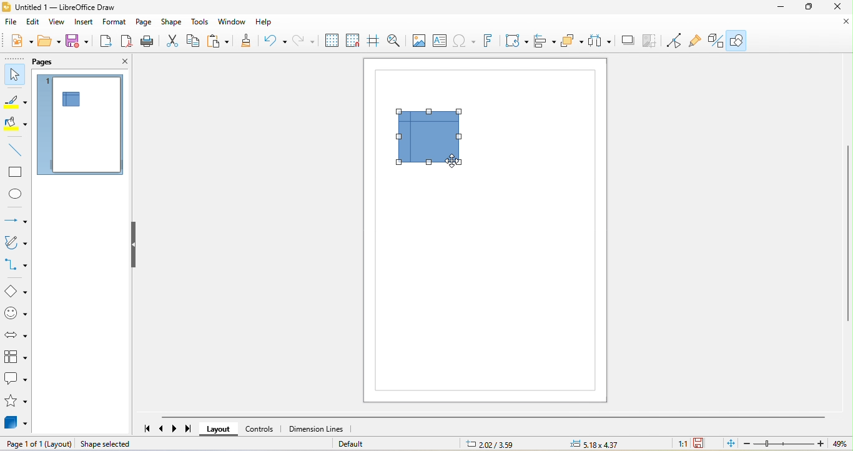  I want to click on vertical scroll bar, so click(847, 233).